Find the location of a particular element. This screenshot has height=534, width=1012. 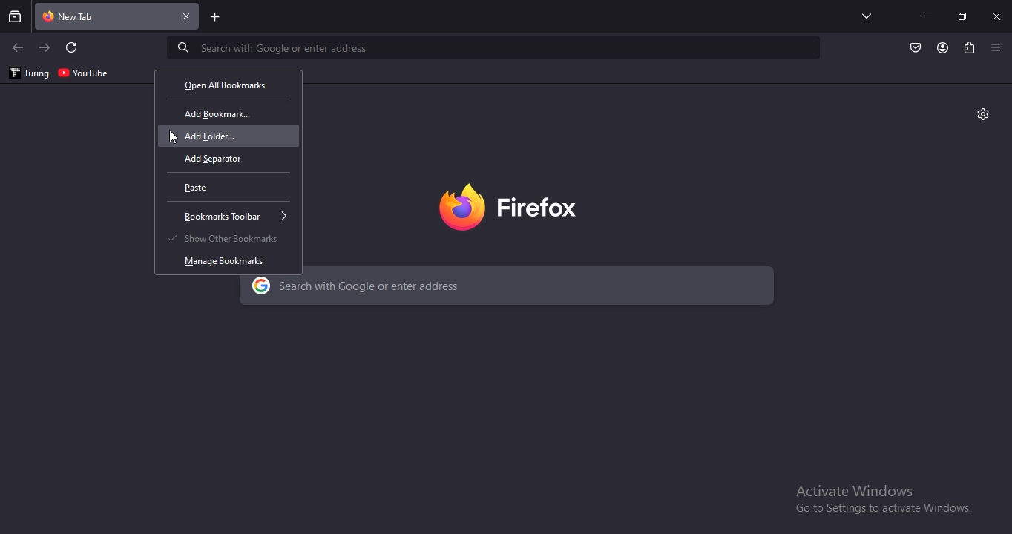

restore windows is located at coordinates (964, 16).